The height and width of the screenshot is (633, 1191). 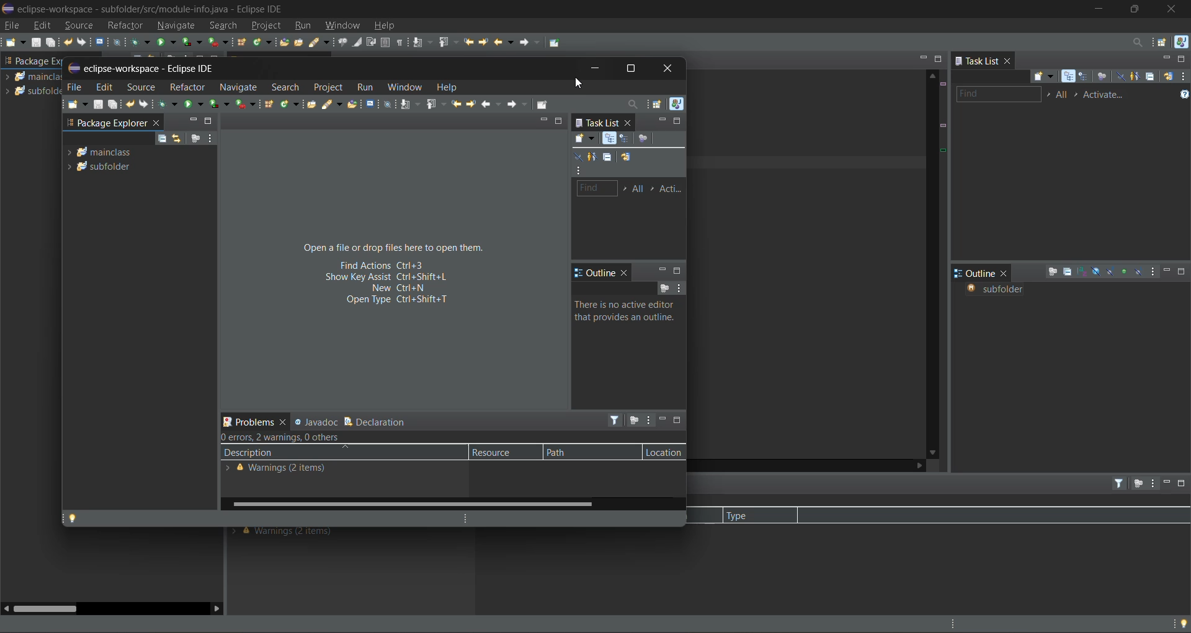 What do you see at coordinates (359, 43) in the screenshot?
I see `toggle mark occurences` at bounding box center [359, 43].